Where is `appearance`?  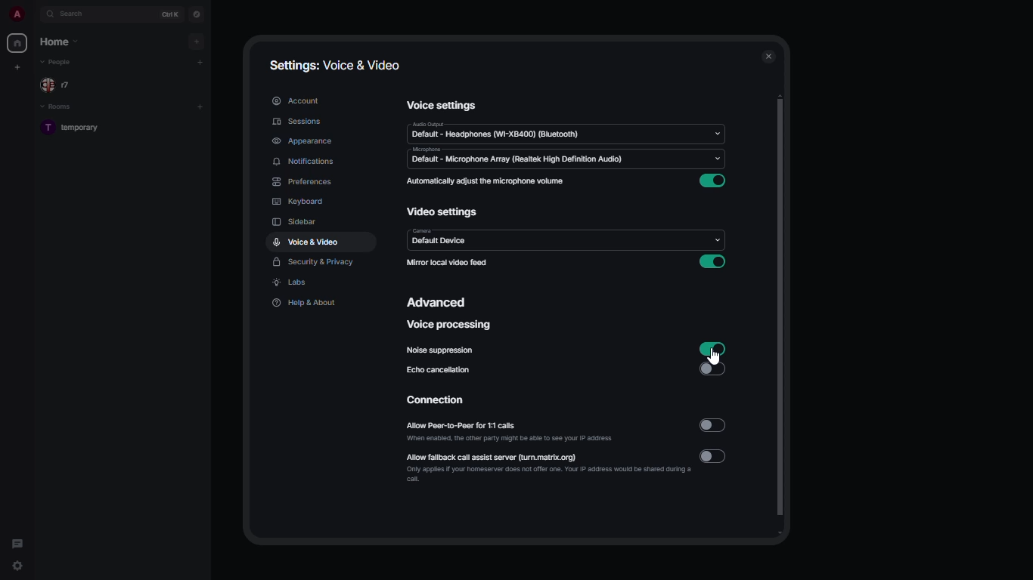 appearance is located at coordinates (301, 139).